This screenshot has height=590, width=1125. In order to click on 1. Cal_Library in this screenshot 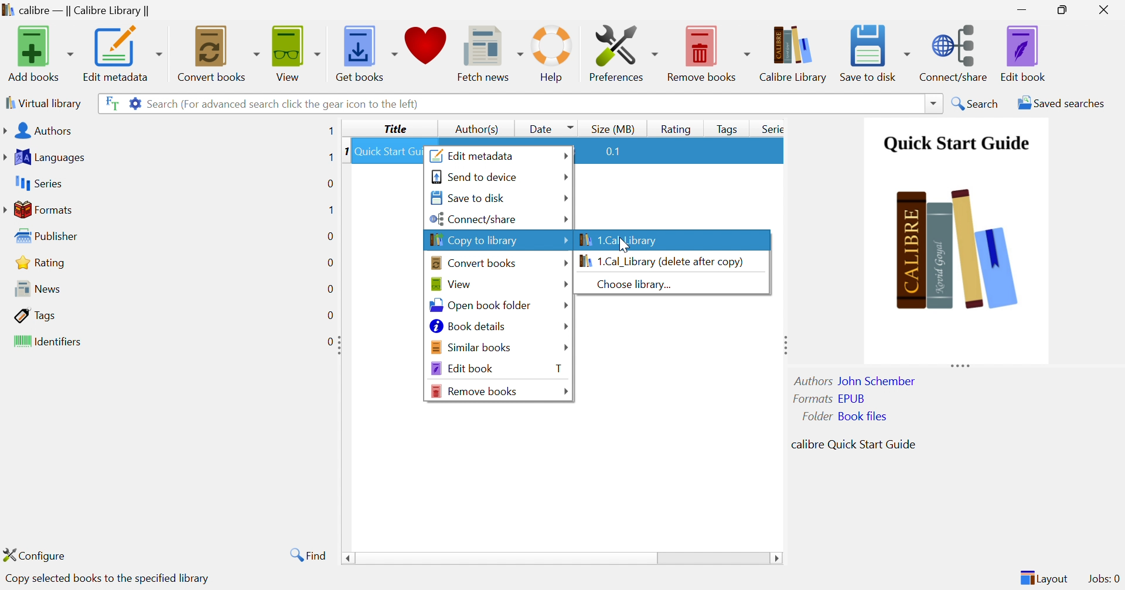, I will do `click(622, 240)`.